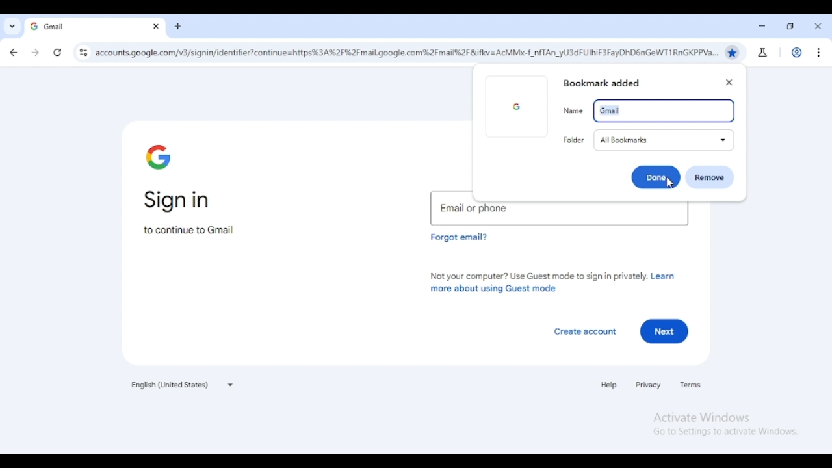 This screenshot has width=832, height=468. I want to click on google logo, so click(517, 107).